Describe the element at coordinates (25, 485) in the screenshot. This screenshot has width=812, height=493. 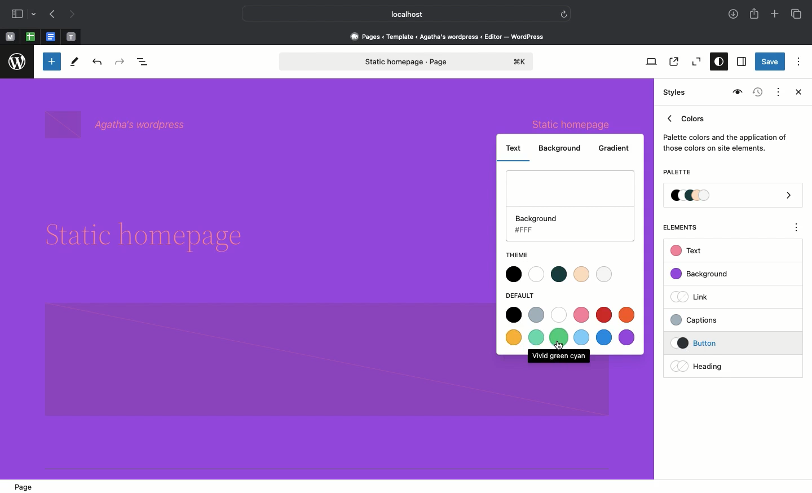
I see `Page` at that location.